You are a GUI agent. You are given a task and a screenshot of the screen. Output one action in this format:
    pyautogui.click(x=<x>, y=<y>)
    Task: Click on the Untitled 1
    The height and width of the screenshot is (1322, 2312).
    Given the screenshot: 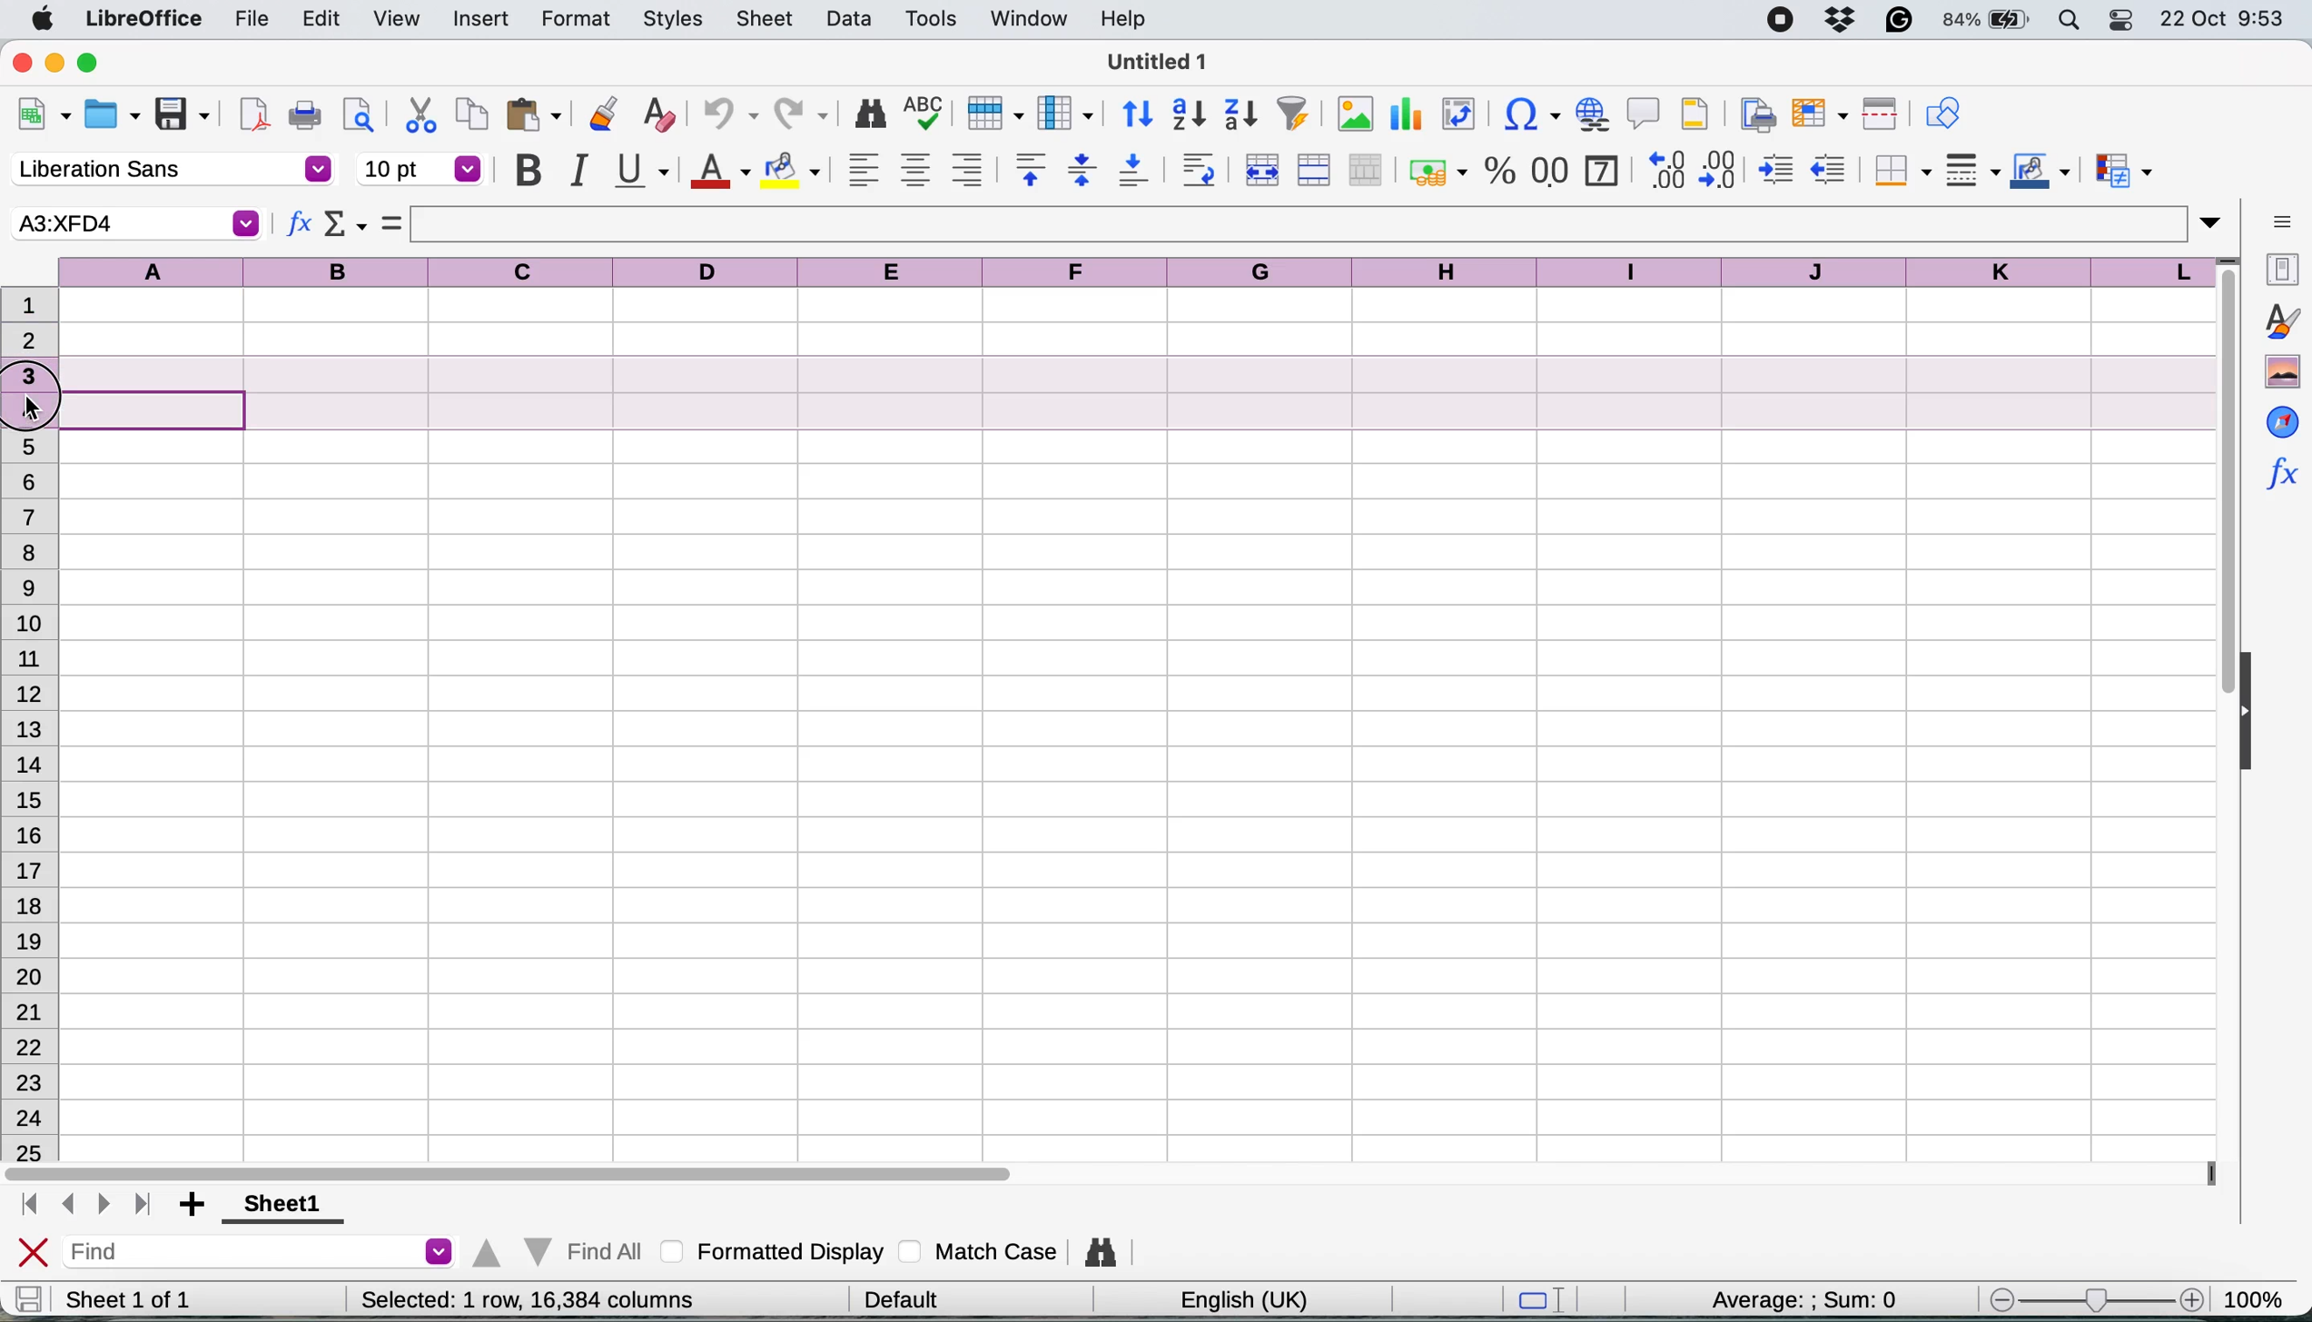 What is the action you would take?
    pyautogui.click(x=1152, y=61)
    